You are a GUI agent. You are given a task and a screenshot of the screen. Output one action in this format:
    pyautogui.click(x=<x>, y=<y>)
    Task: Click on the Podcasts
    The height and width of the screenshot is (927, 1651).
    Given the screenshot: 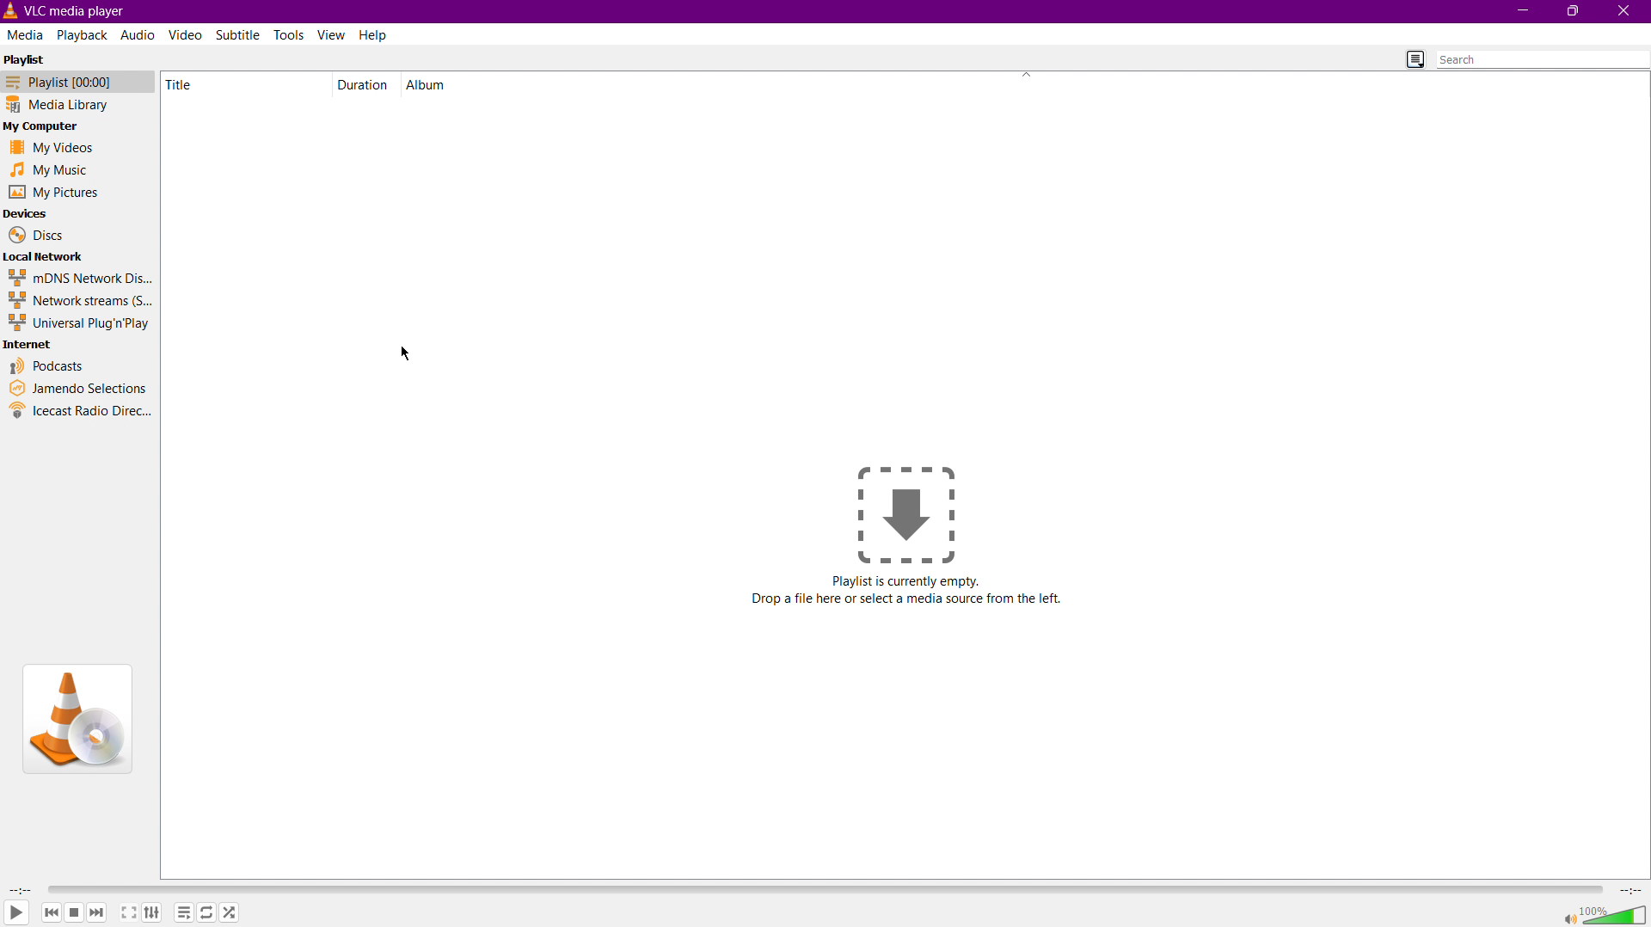 What is the action you would take?
    pyautogui.click(x=46, y=367)
    